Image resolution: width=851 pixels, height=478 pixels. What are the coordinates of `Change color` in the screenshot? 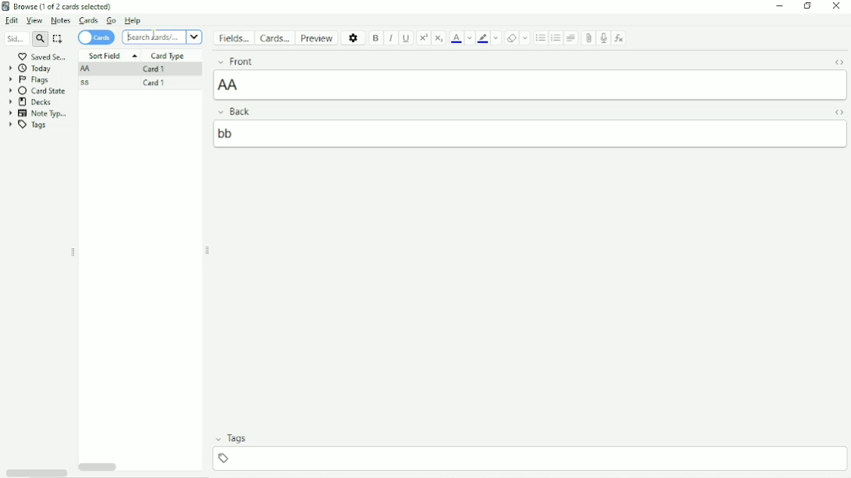 It's located at (469, 38).